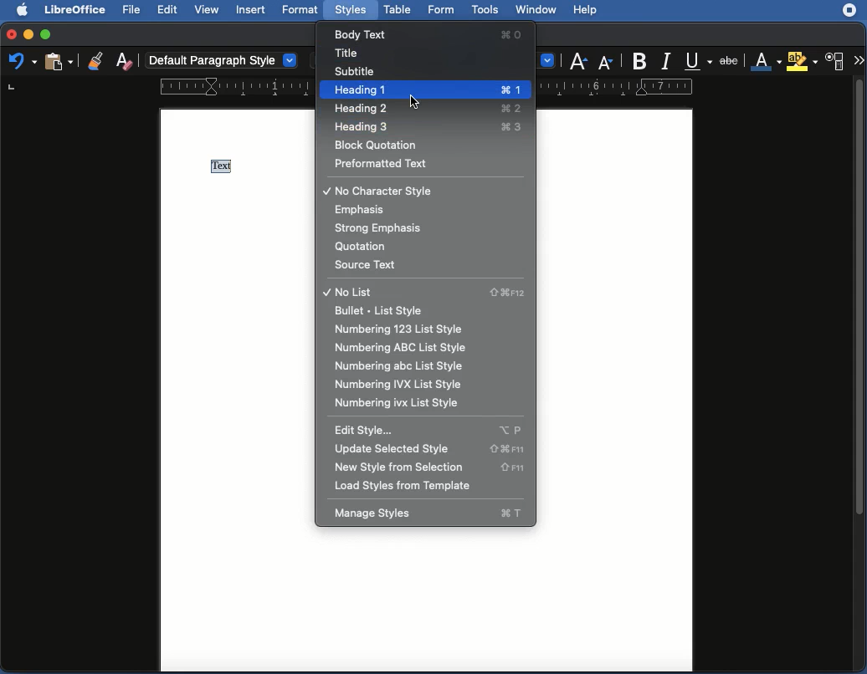  Describe the element at coordinates (407, 348) in the screenshot. I see `Numbering ABC list style` at that location.